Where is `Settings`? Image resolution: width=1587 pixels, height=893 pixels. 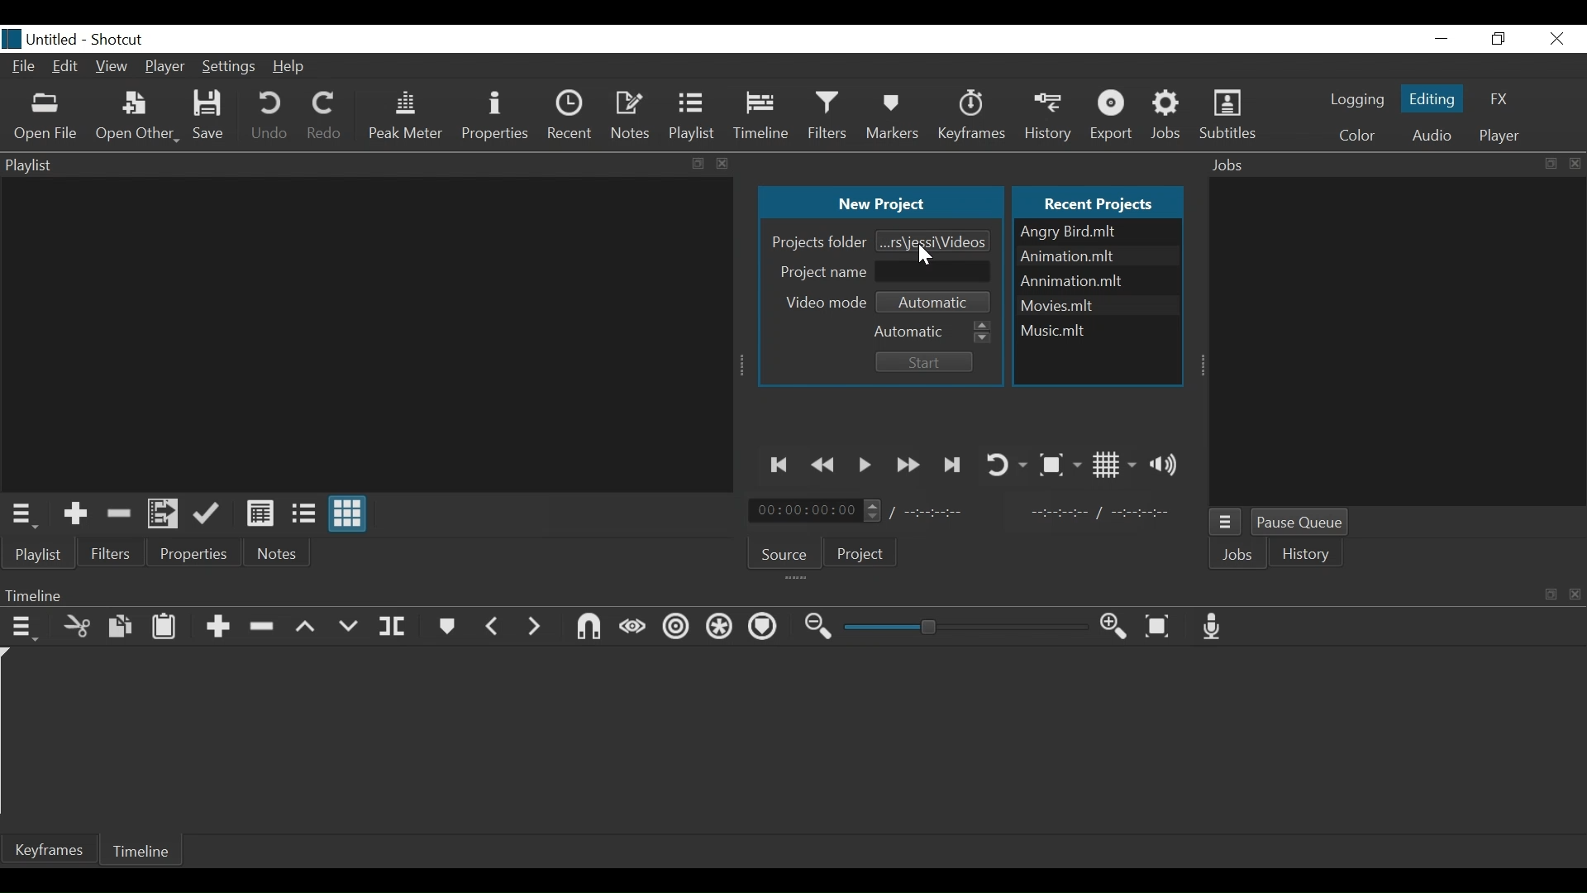 Settings is located at coordinates (226, 69).